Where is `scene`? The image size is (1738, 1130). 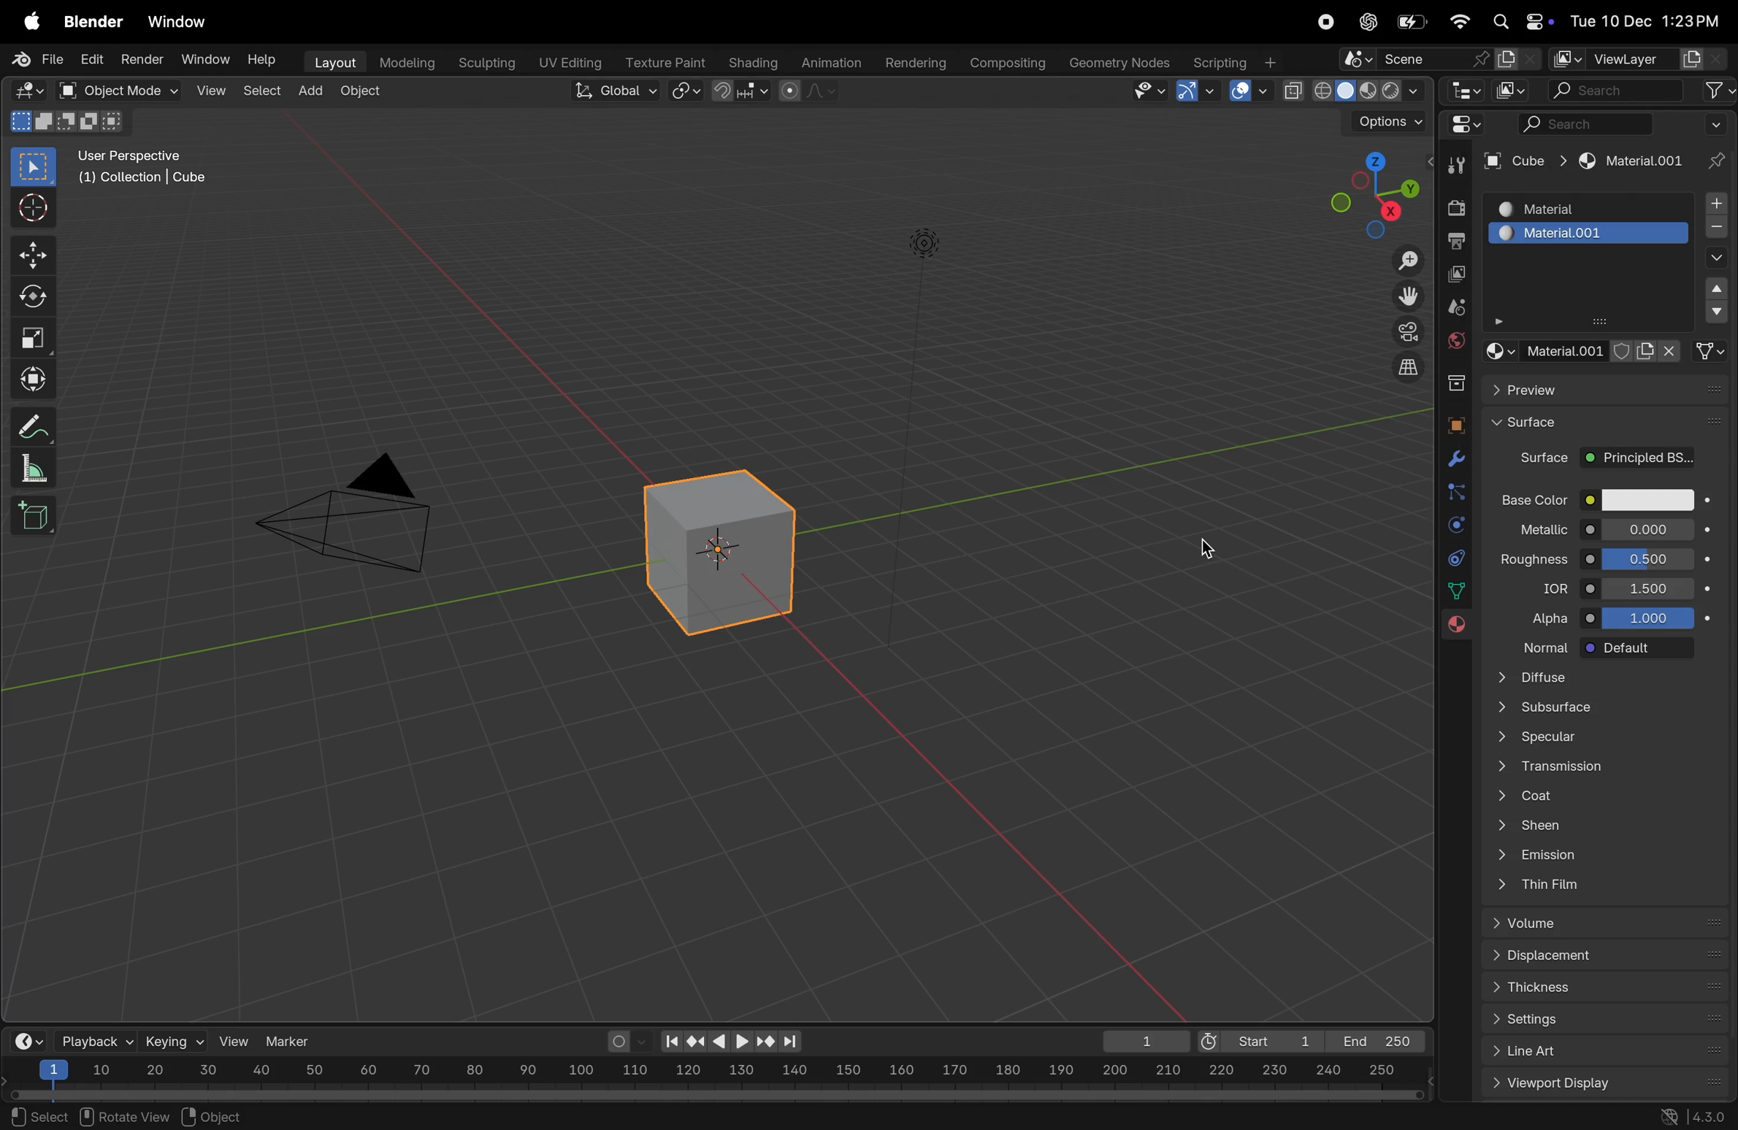 scene is located at coordinates (1441, 60).